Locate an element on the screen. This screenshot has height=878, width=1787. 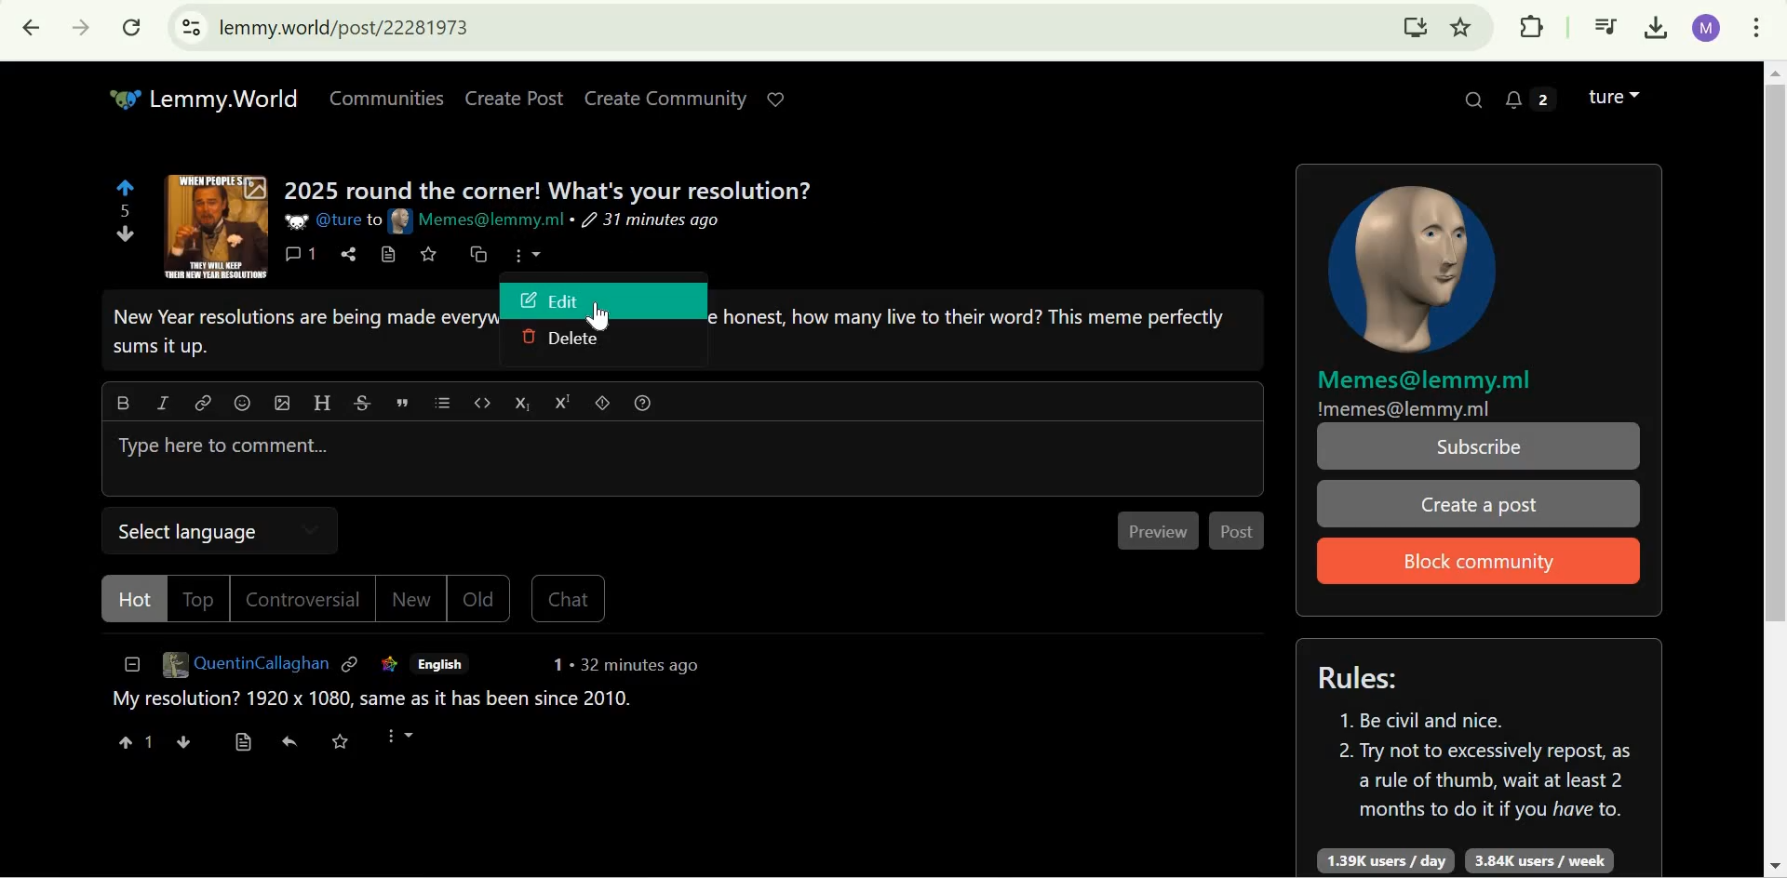
view source is located at coordinates (390, 255).